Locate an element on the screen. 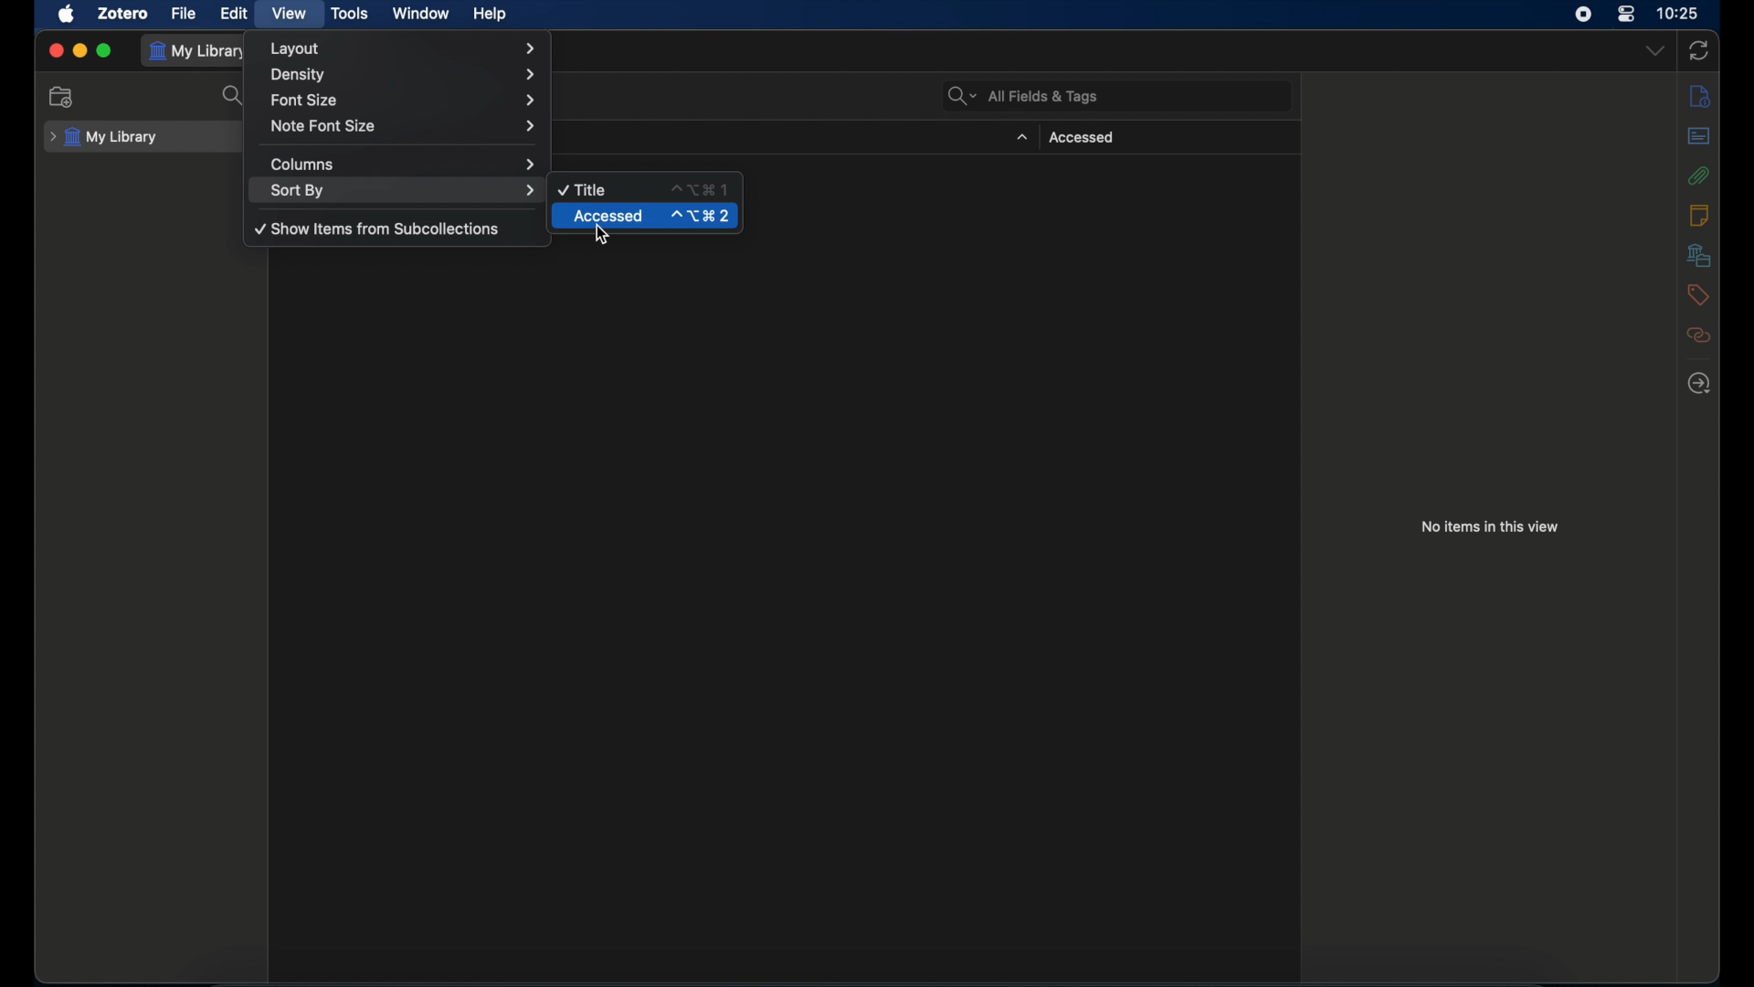 The height and width of the screenshot is (987, 1754). dropdown is located at coordinates (1020, 137).